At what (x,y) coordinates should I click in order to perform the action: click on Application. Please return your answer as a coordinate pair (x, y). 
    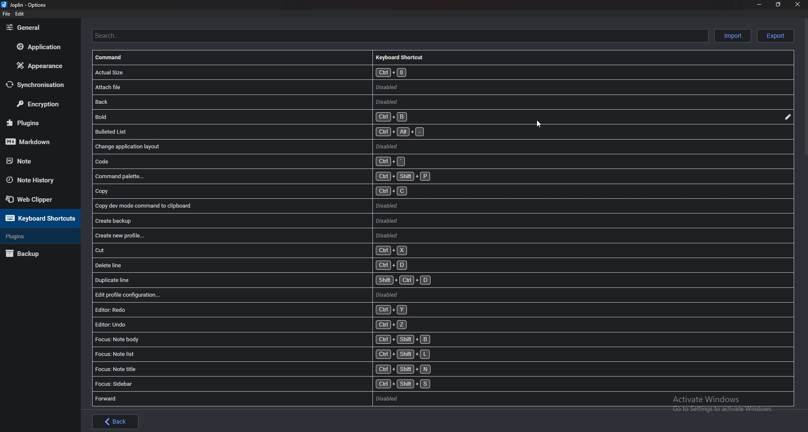
    Looking at the image, I should click on (38, 47).